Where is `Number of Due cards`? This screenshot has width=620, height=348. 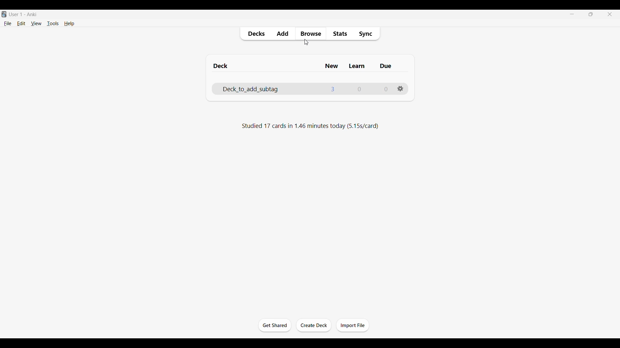
Number of Due cards is located at coordinates (386, 89).